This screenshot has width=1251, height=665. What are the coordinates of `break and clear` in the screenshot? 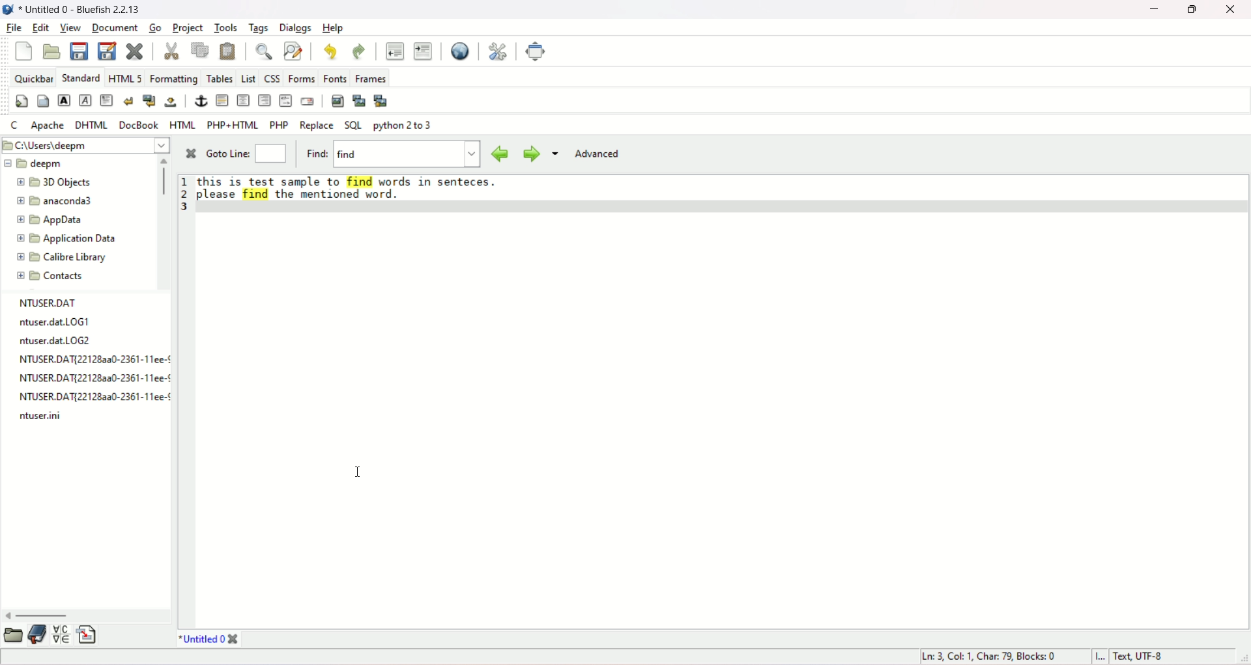 It's located at (149, 102).